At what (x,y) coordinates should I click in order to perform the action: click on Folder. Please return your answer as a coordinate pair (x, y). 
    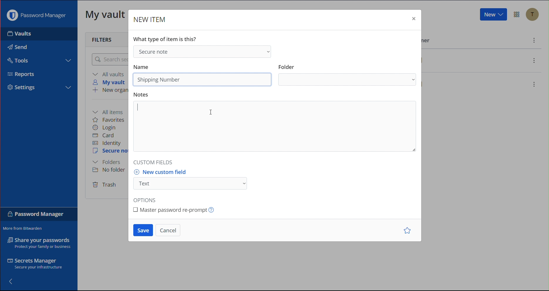
    Looking at the image, I should click on (347, 75).